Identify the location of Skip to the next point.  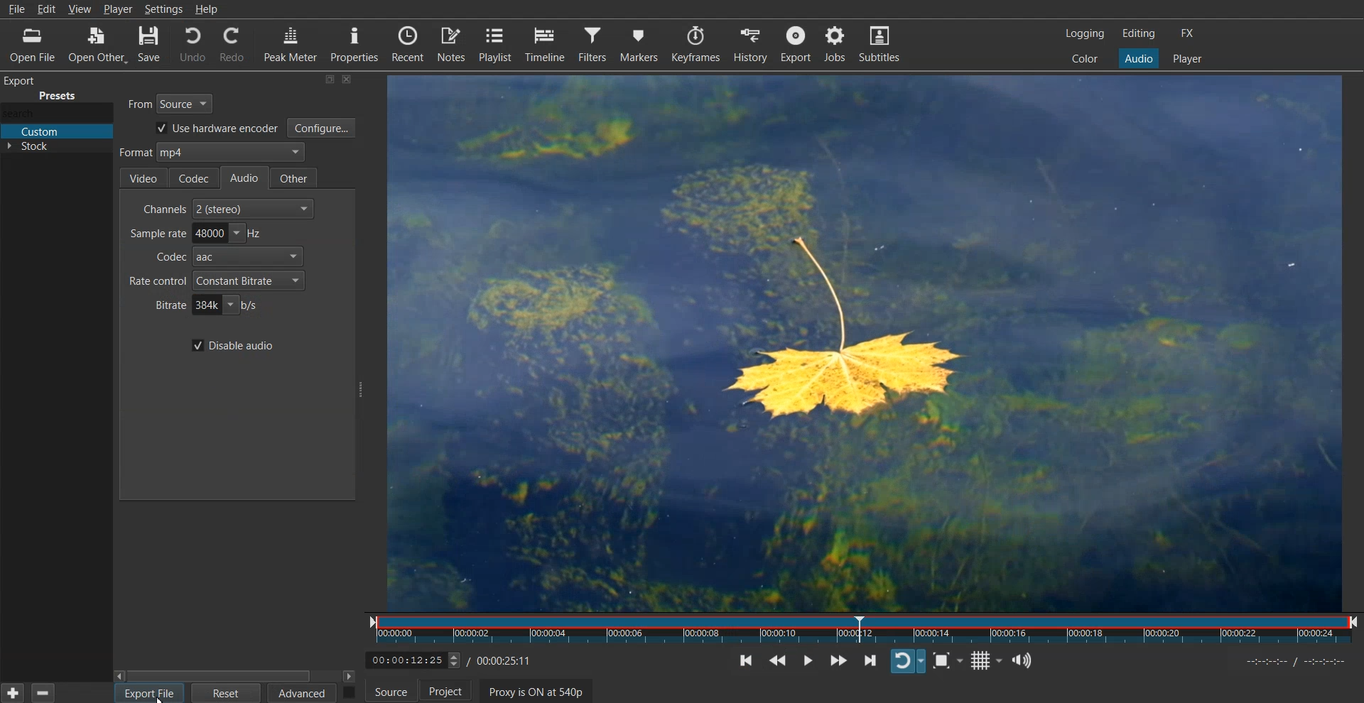
(869, 660).